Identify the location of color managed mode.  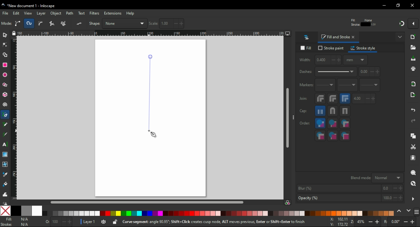
(287, 203).